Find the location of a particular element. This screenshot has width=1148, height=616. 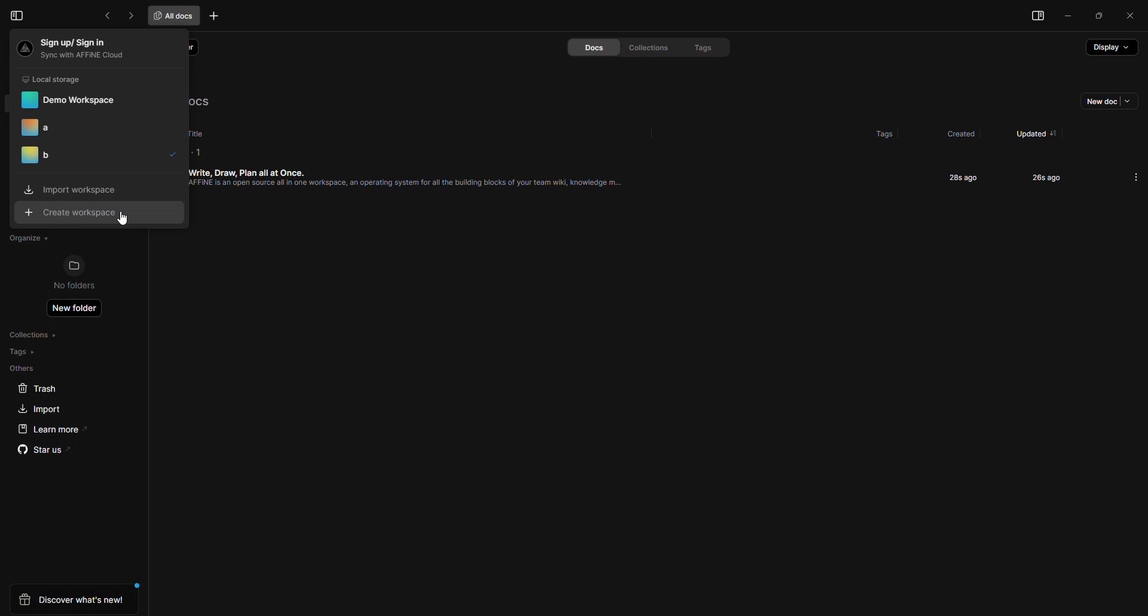

local storage is located at coordinates (55, 79).